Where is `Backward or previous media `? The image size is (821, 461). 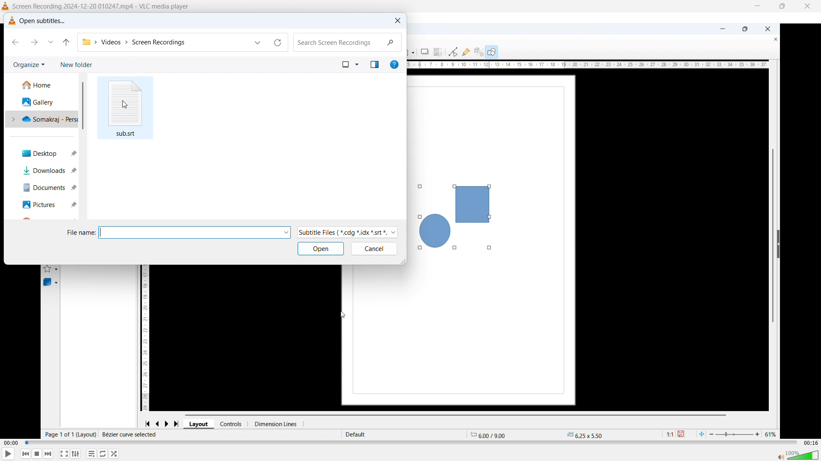 Backward or previous media  is located at coordinates (26, 454).